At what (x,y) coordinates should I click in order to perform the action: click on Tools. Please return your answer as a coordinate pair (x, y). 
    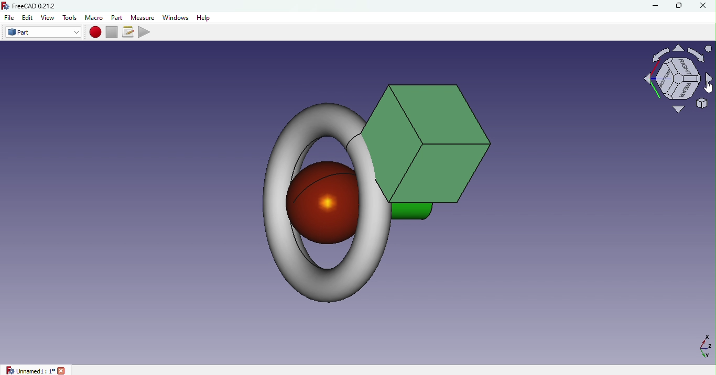
    Looking at the image, I should click on (70, 18).